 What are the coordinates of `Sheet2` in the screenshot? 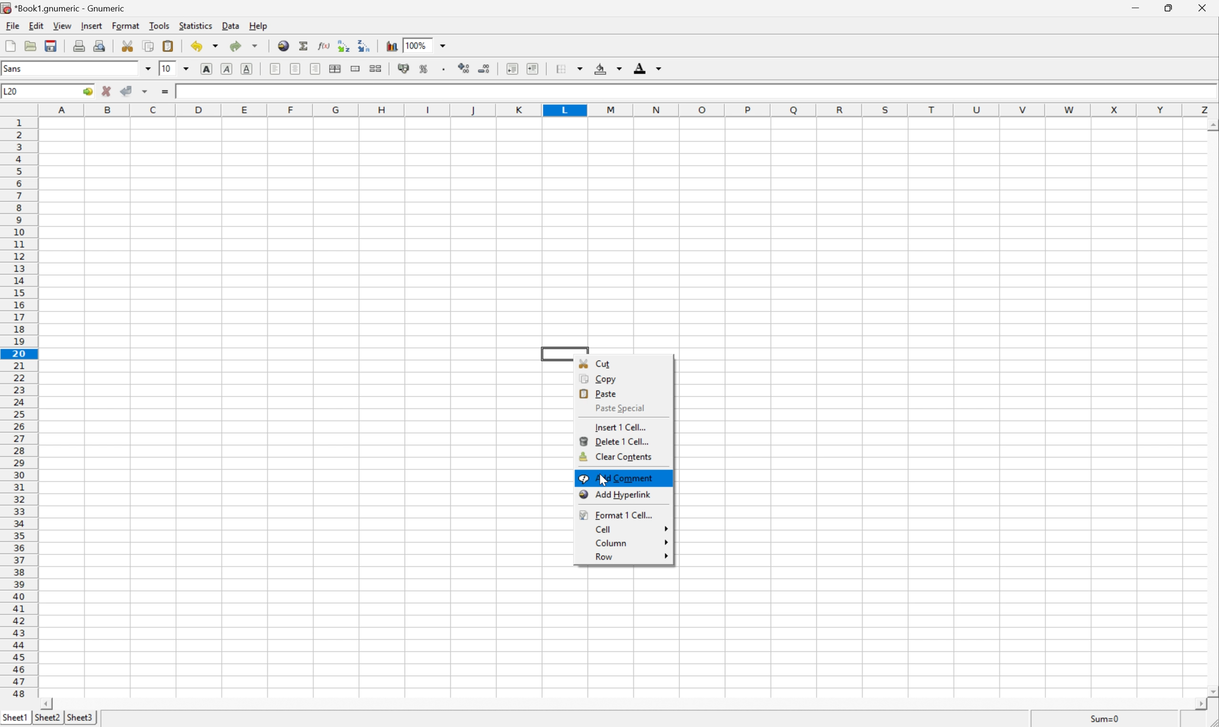 It's located at (78, 718).